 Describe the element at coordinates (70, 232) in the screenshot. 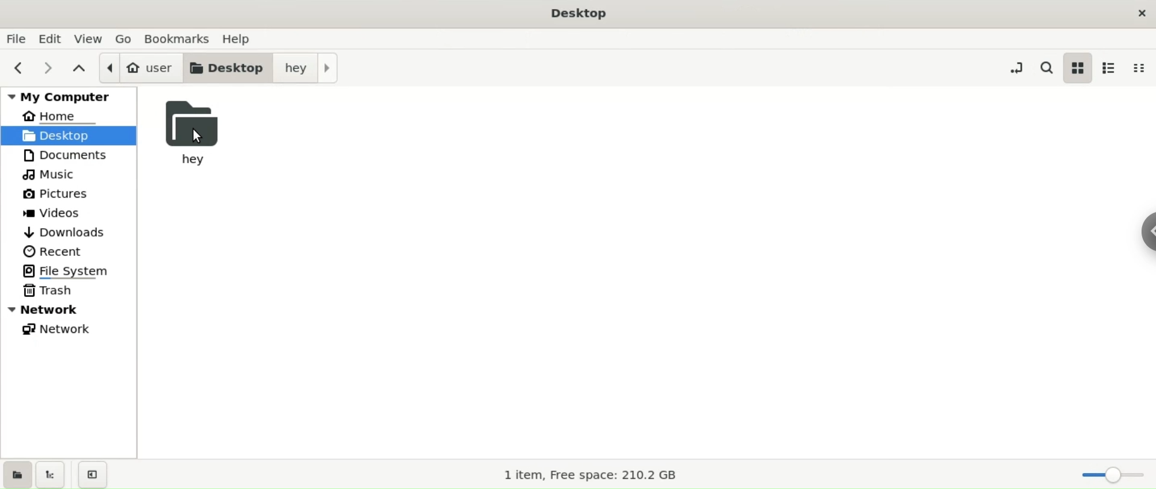

I see `downloads` at that location.